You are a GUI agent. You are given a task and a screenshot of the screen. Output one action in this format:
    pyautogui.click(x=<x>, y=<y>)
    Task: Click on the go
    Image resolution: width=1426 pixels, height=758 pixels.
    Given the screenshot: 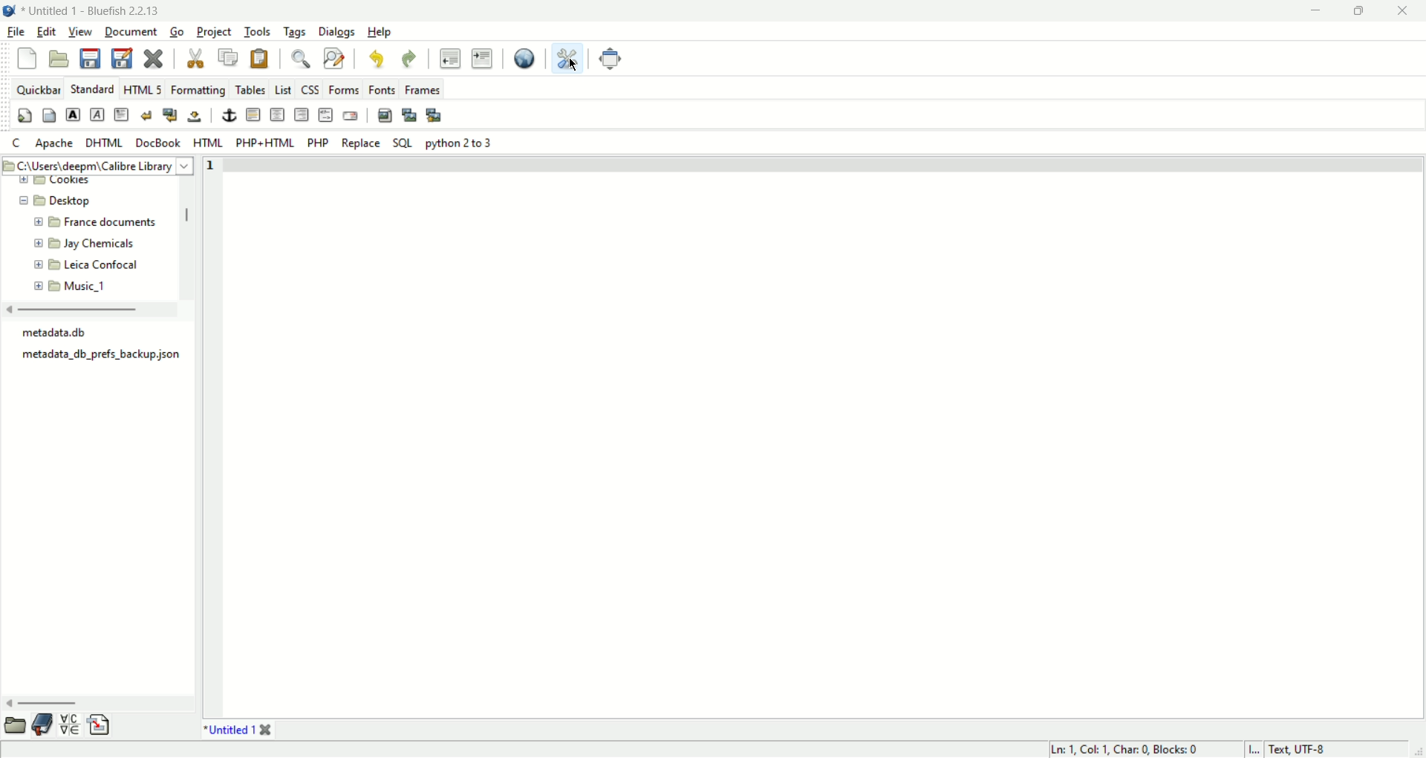 What is the action you would take?
    pyautogui.click(x=178, y=33)
    